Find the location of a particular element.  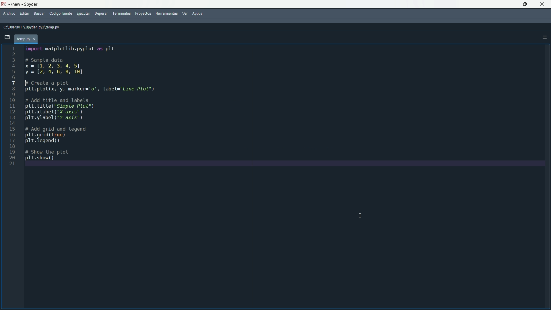

proyectos is located at coordinates (143, 13).